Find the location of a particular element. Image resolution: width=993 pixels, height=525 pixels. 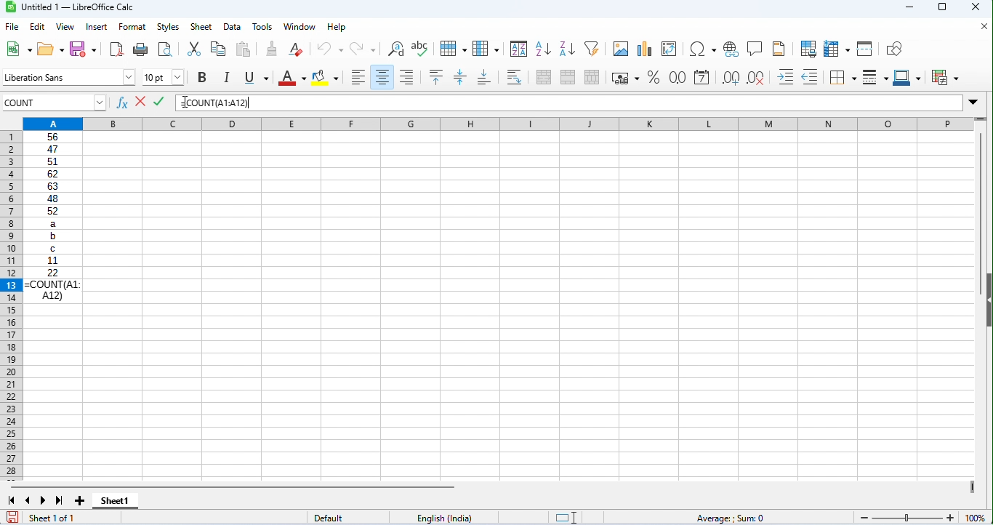

format as currency is located at coordinates (625, 78).